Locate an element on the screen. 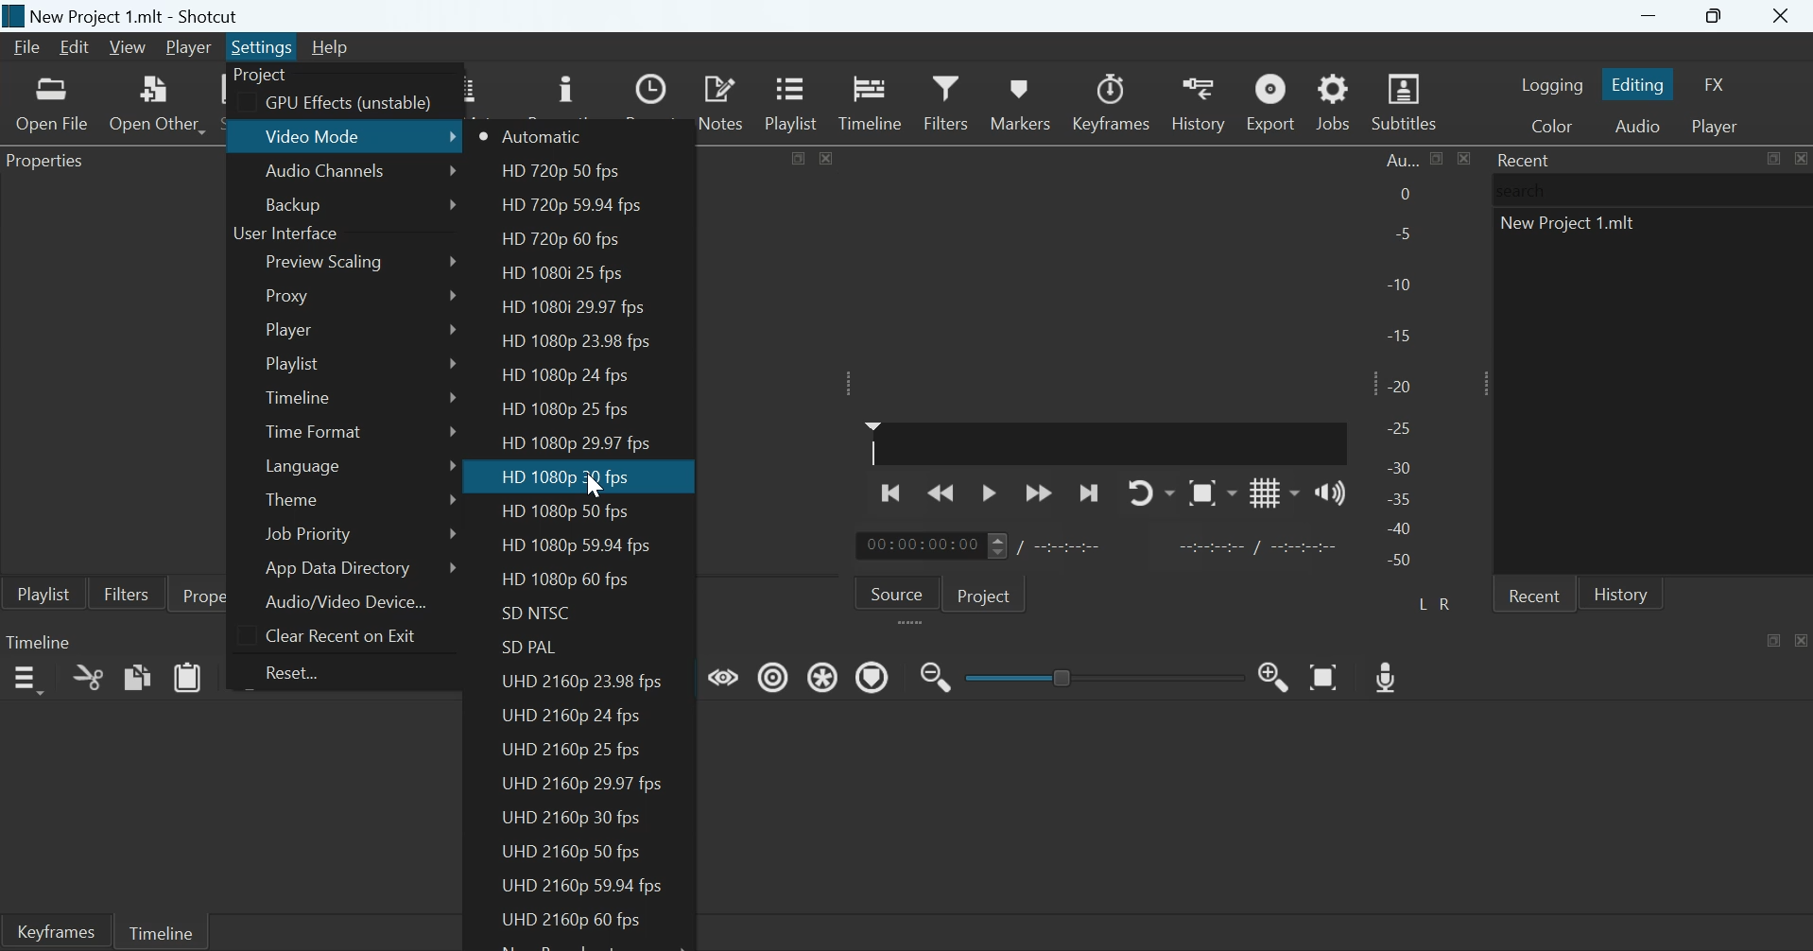 Image resolution: width=1813 pixels, height=951 pixels. Help is located at coordinates (329, 47).